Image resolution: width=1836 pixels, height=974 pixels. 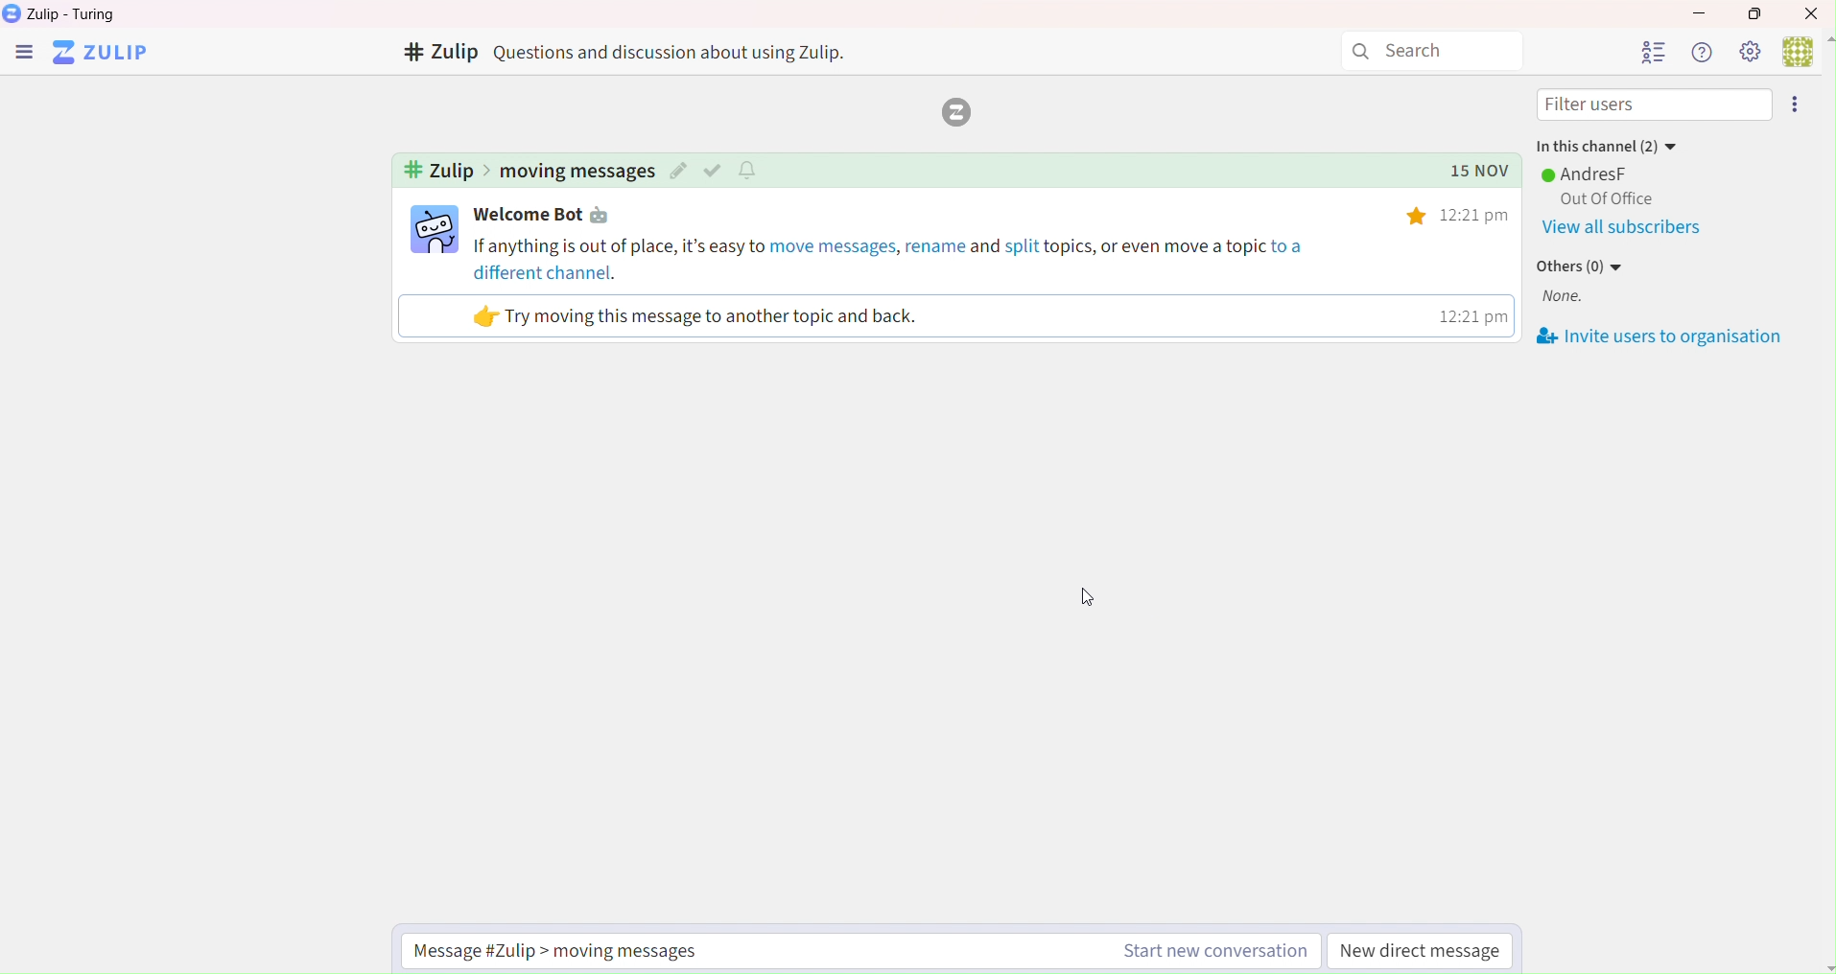 I want to click on notify, so click(x=751, y=169).